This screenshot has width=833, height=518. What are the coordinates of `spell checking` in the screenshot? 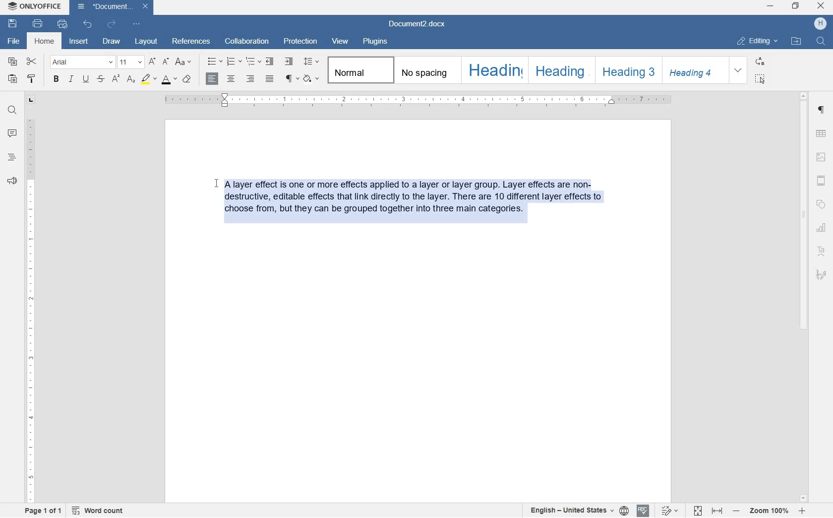 It's located at (643, 511).